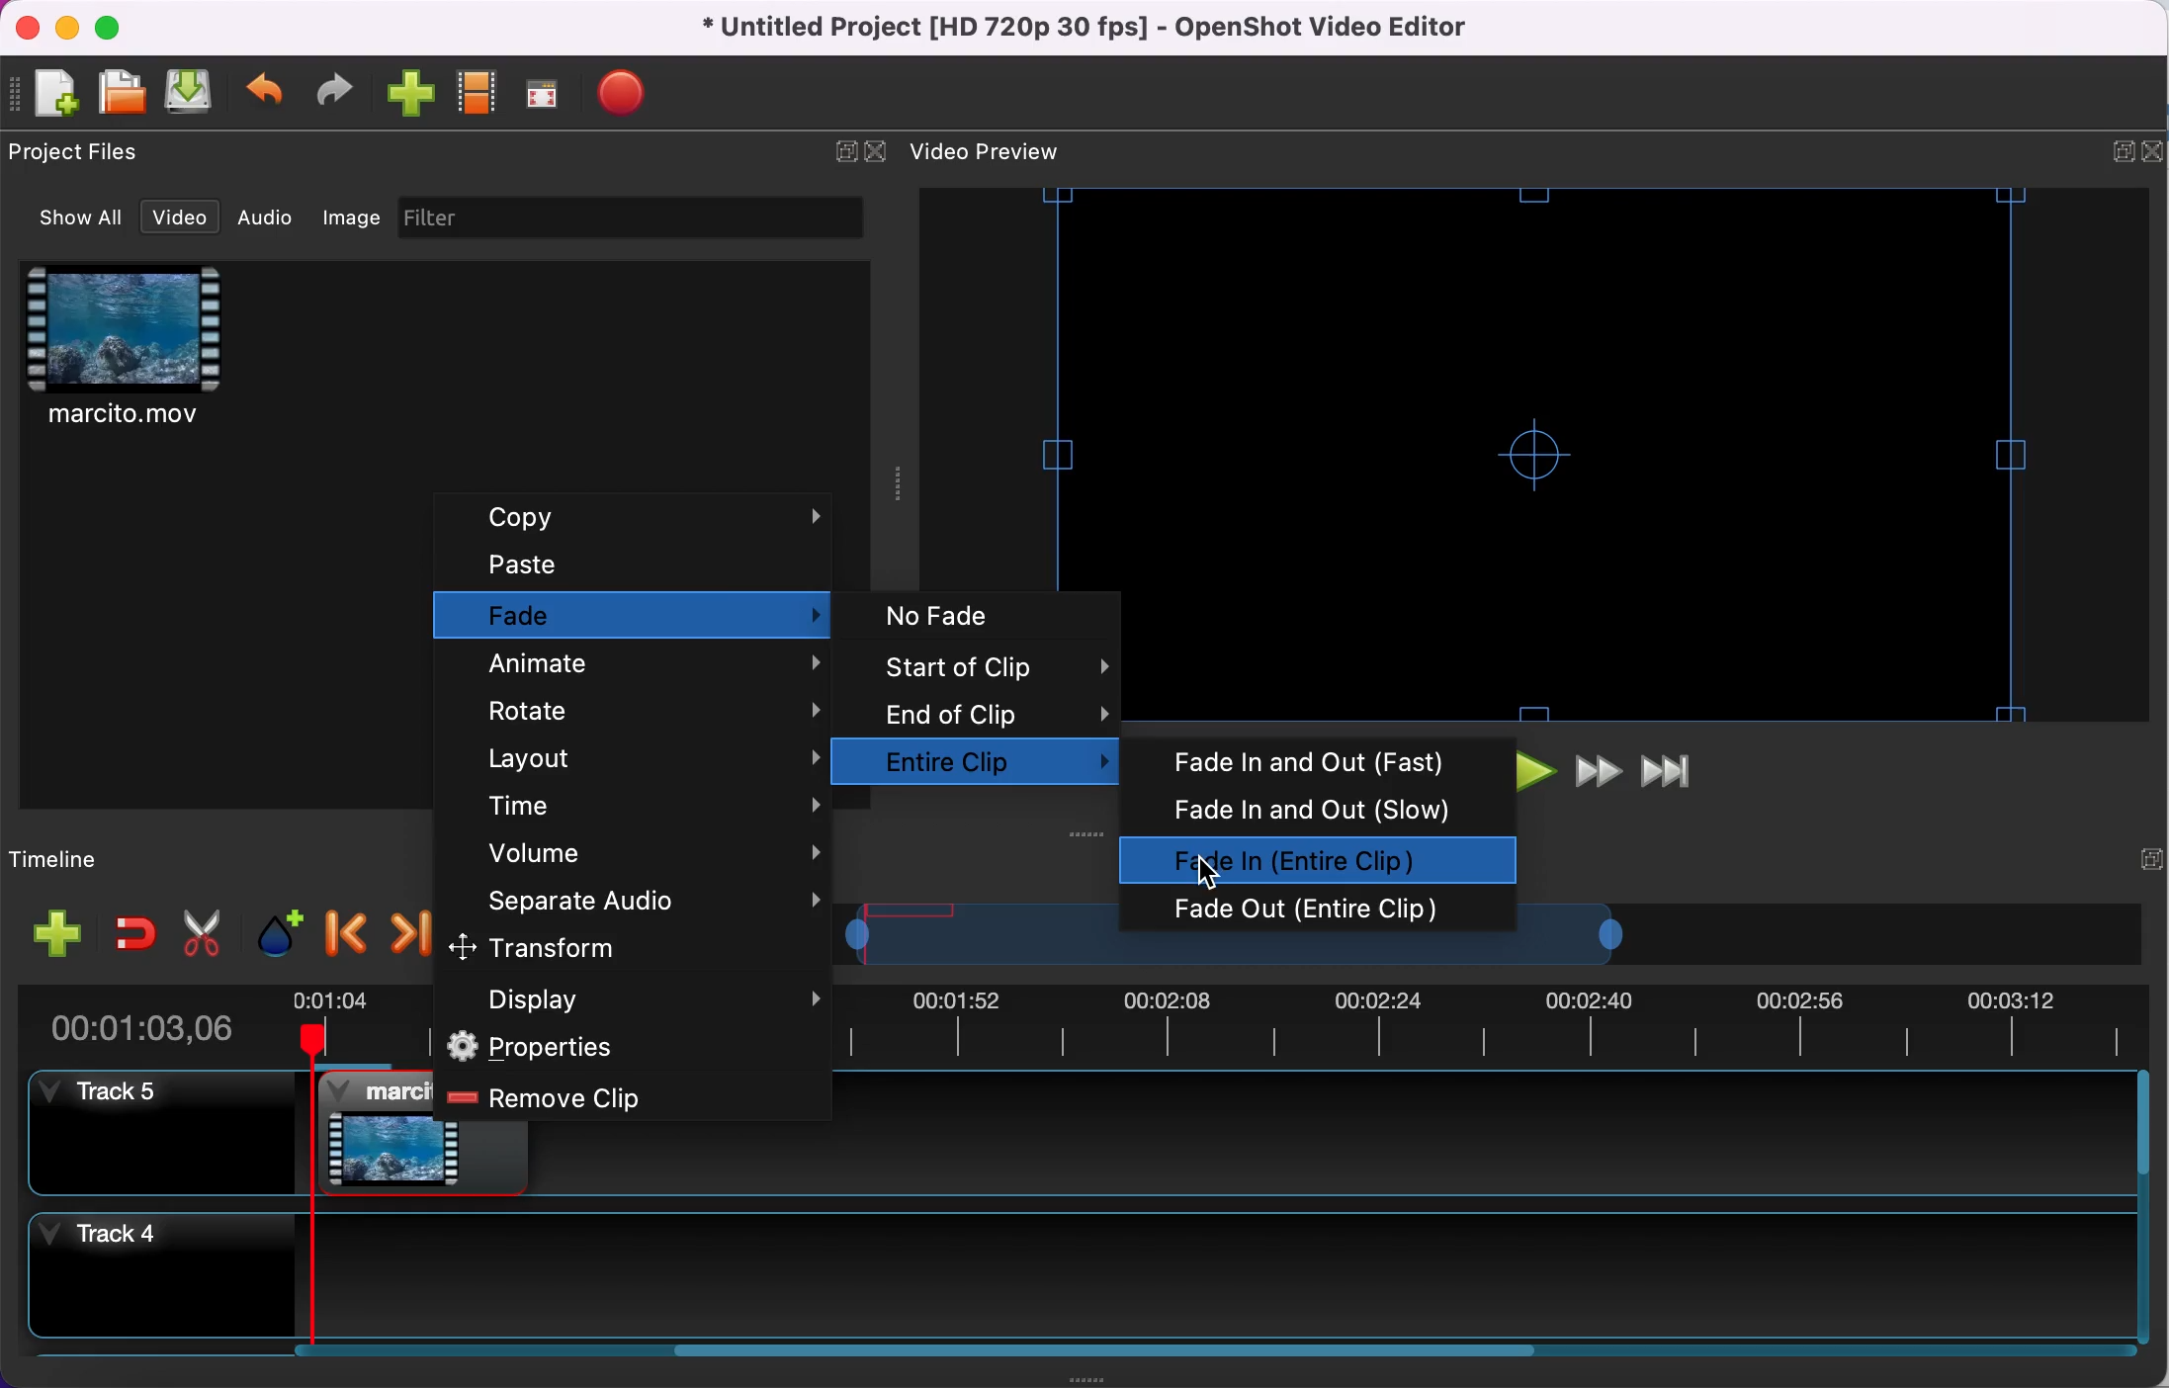 The height and width of the screenshot is (1388, 2169). I want to click on cut, so click(195, 934).